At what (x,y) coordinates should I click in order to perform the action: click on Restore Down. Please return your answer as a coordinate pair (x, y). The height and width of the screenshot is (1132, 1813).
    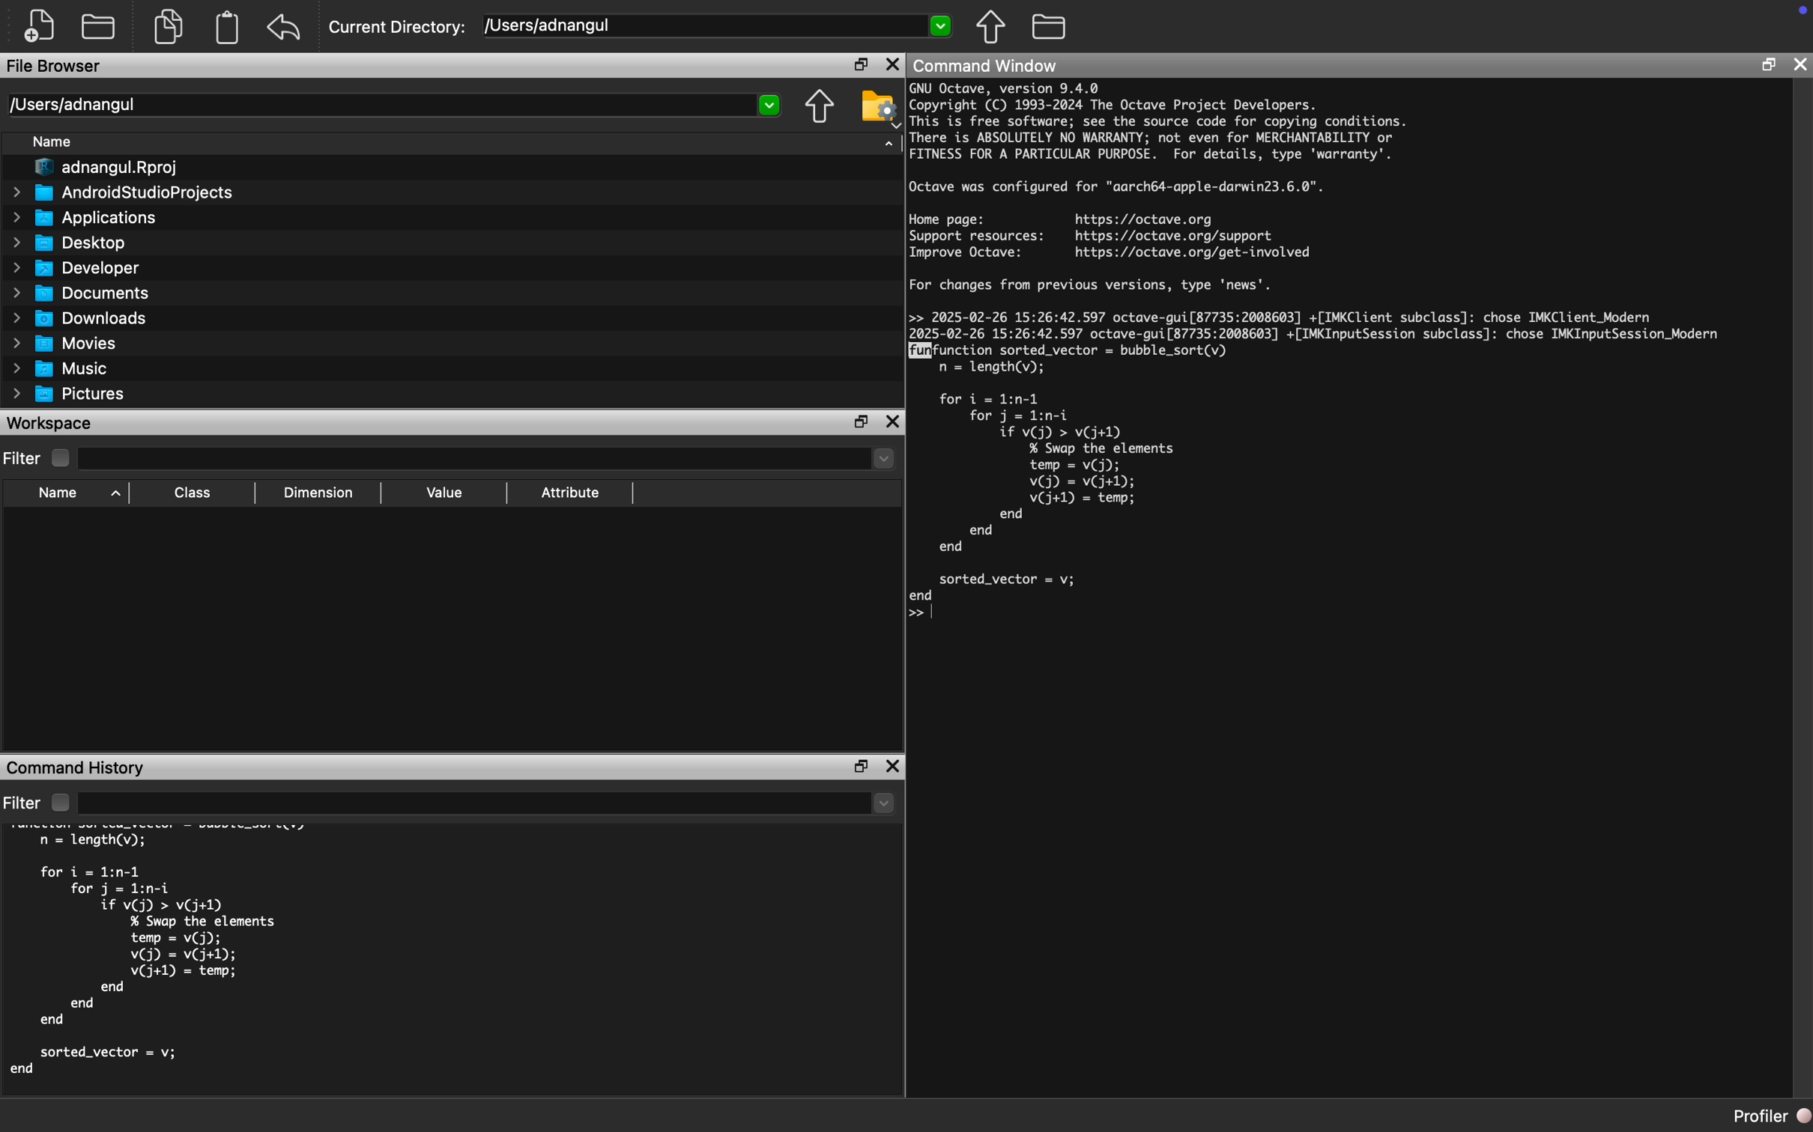
    Looking at the image, I should click on (862, 767).